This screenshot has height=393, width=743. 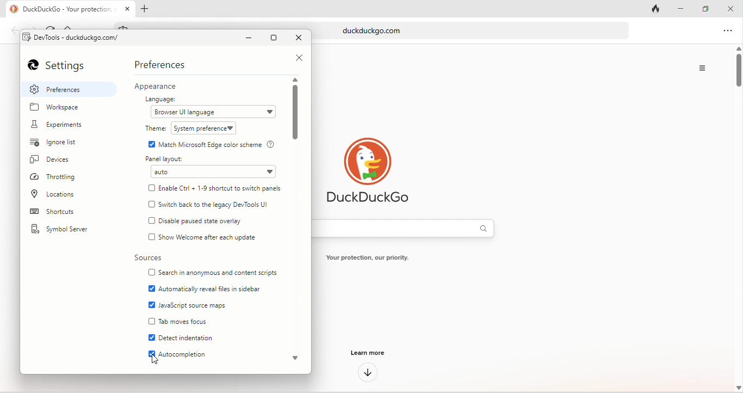 I want to click on vertical scroll bar, so click(x=738, y=219).